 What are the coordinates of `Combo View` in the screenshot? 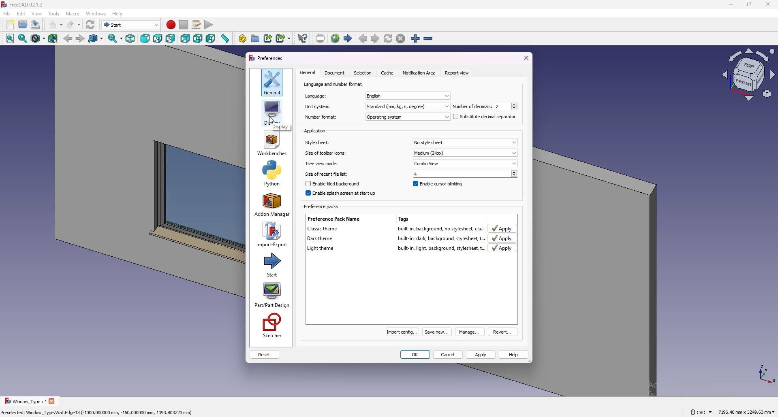 It's located at (464, 163).